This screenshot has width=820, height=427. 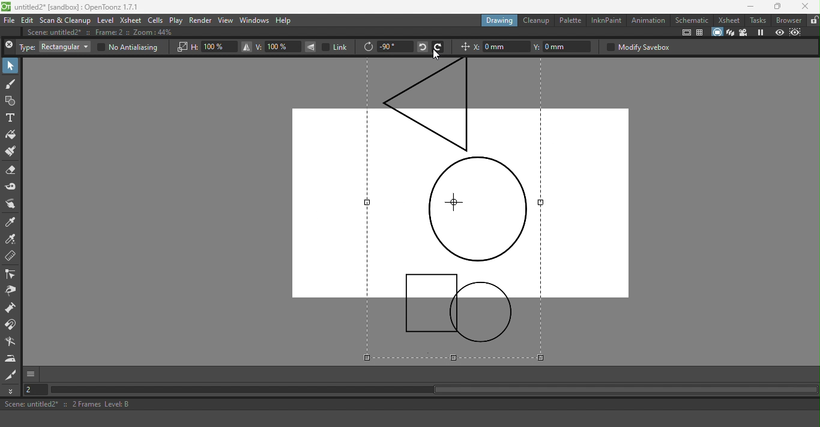 I want to click on Cleanup, so click(x=537, y=20).